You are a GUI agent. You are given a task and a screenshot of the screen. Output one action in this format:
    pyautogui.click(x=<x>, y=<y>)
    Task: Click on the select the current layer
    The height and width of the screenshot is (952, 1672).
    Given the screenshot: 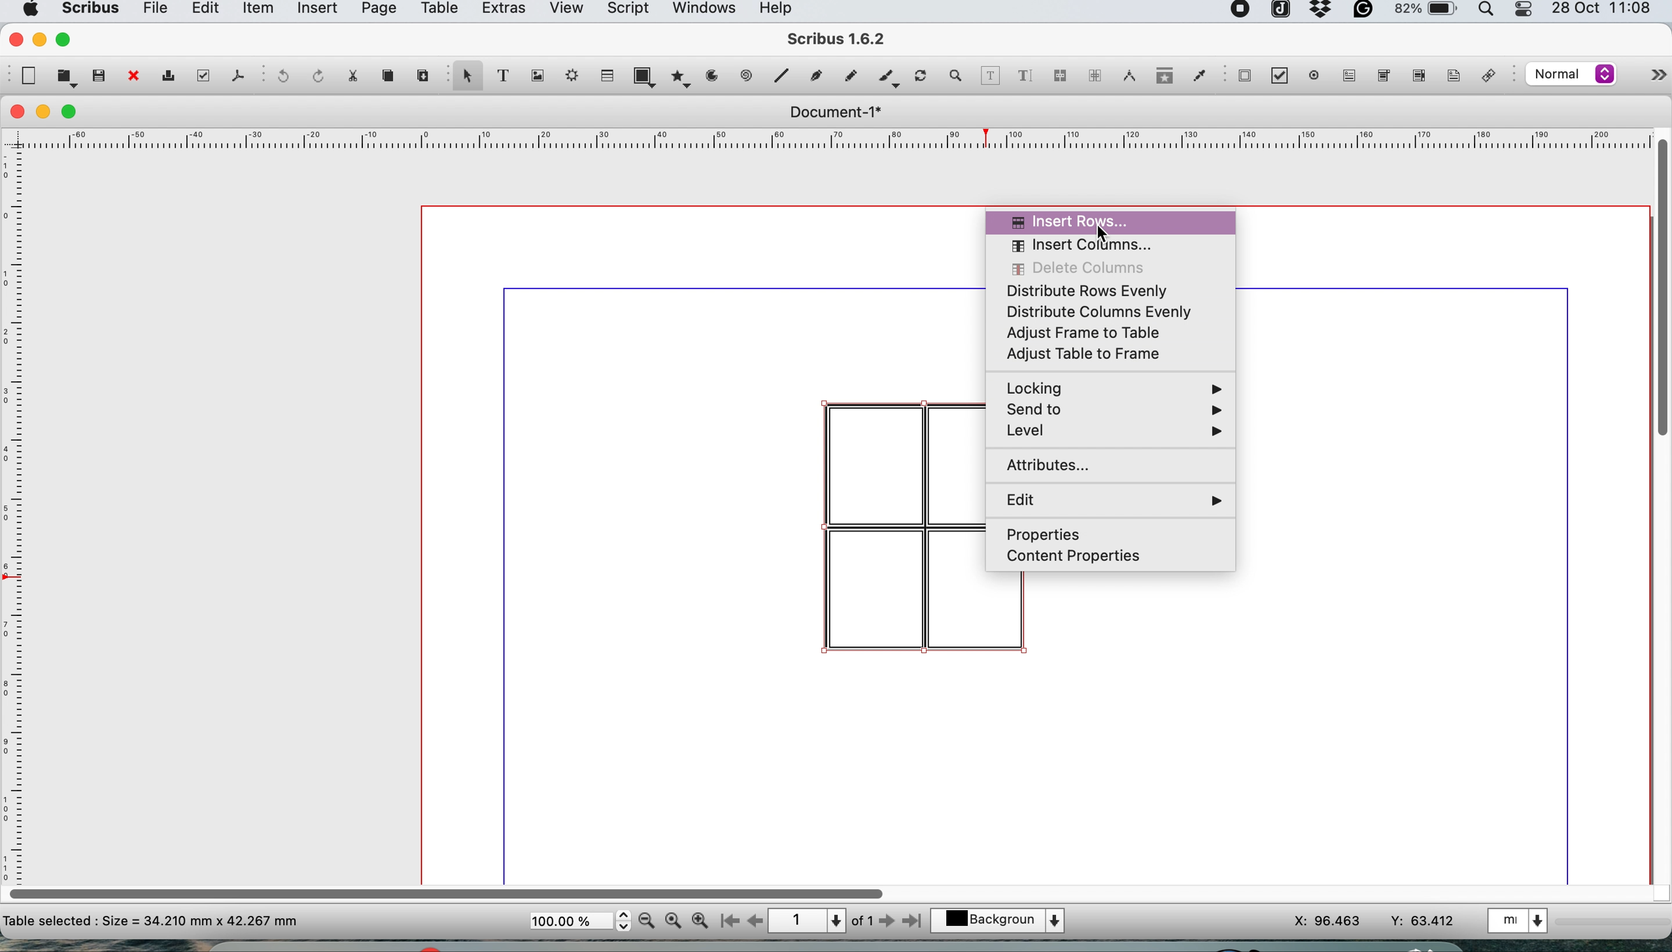 What is the action you would take?
    pyautogui.click(x=1005, y=922)
    